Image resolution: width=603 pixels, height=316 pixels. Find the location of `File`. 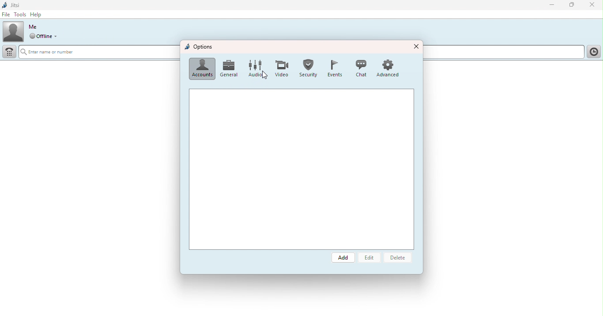

File is located at coordinates (6, 15).